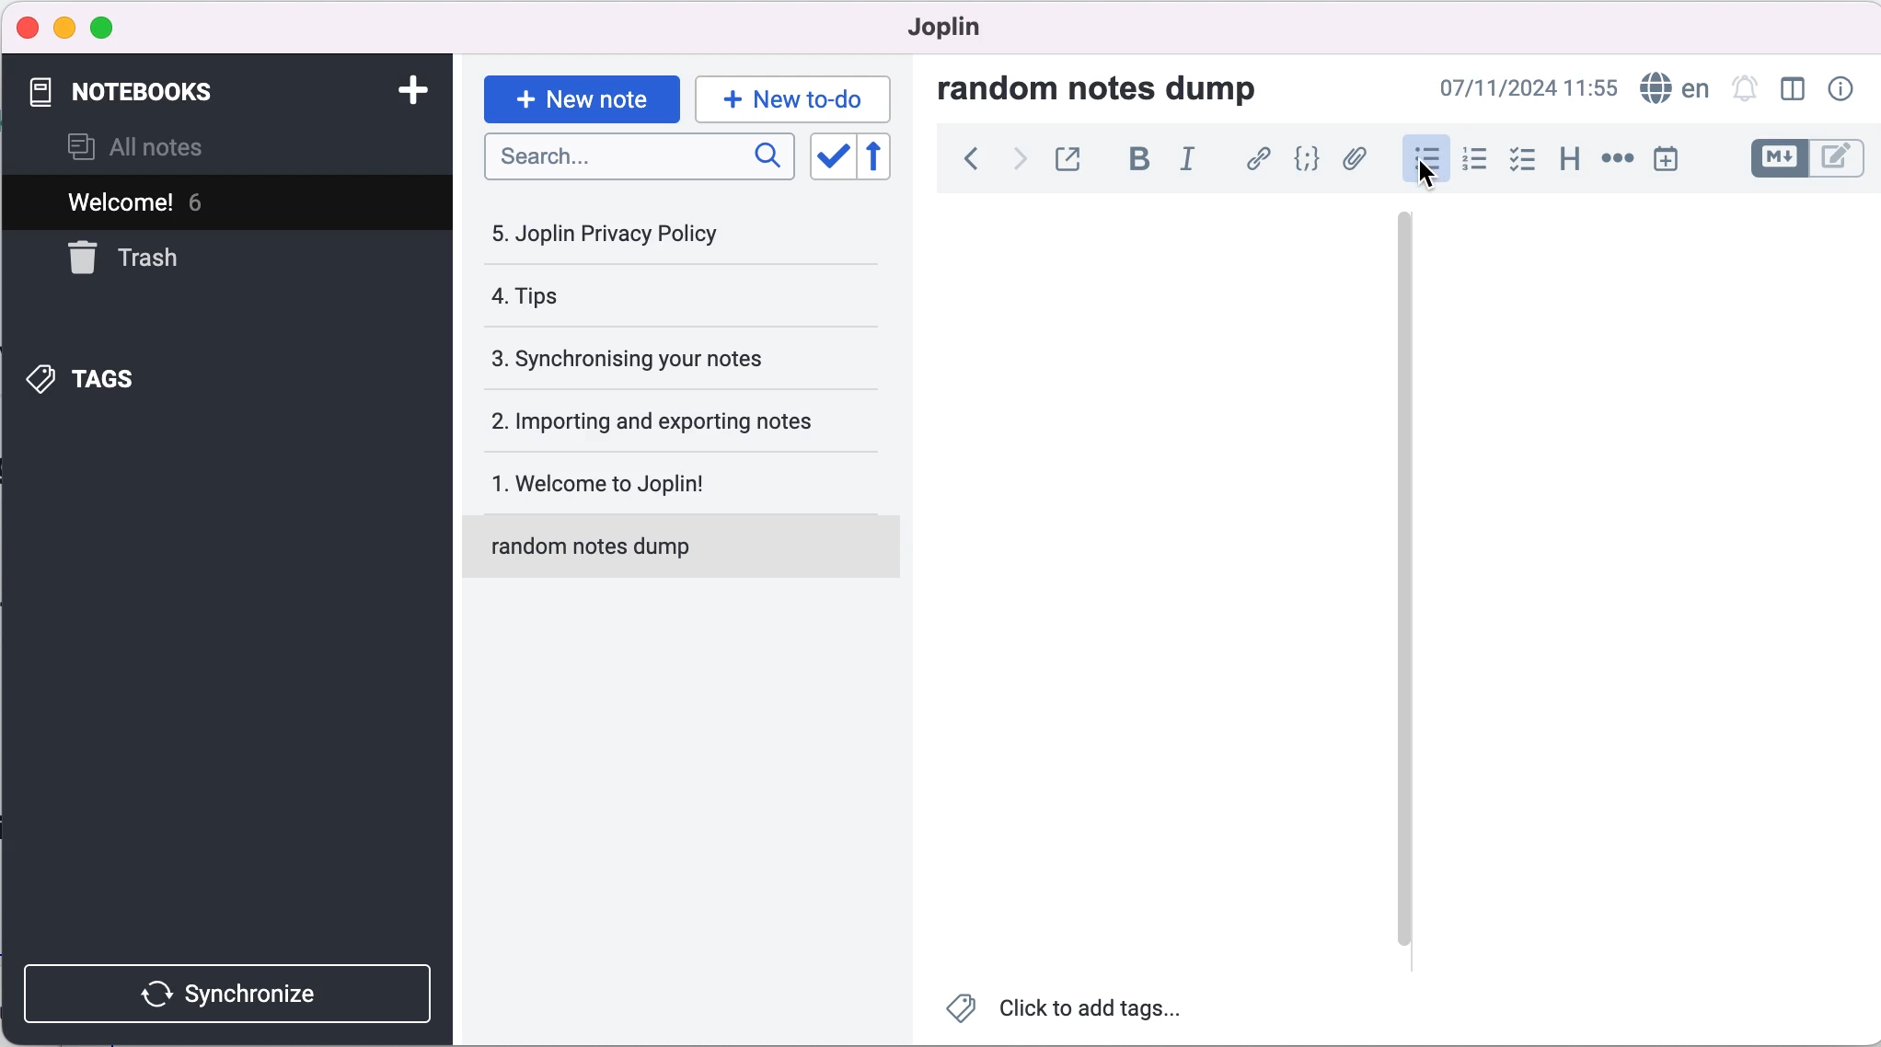  Describe the element at coordinates (1406, 258) in the screenshot. I see `vertical slider` at that location.